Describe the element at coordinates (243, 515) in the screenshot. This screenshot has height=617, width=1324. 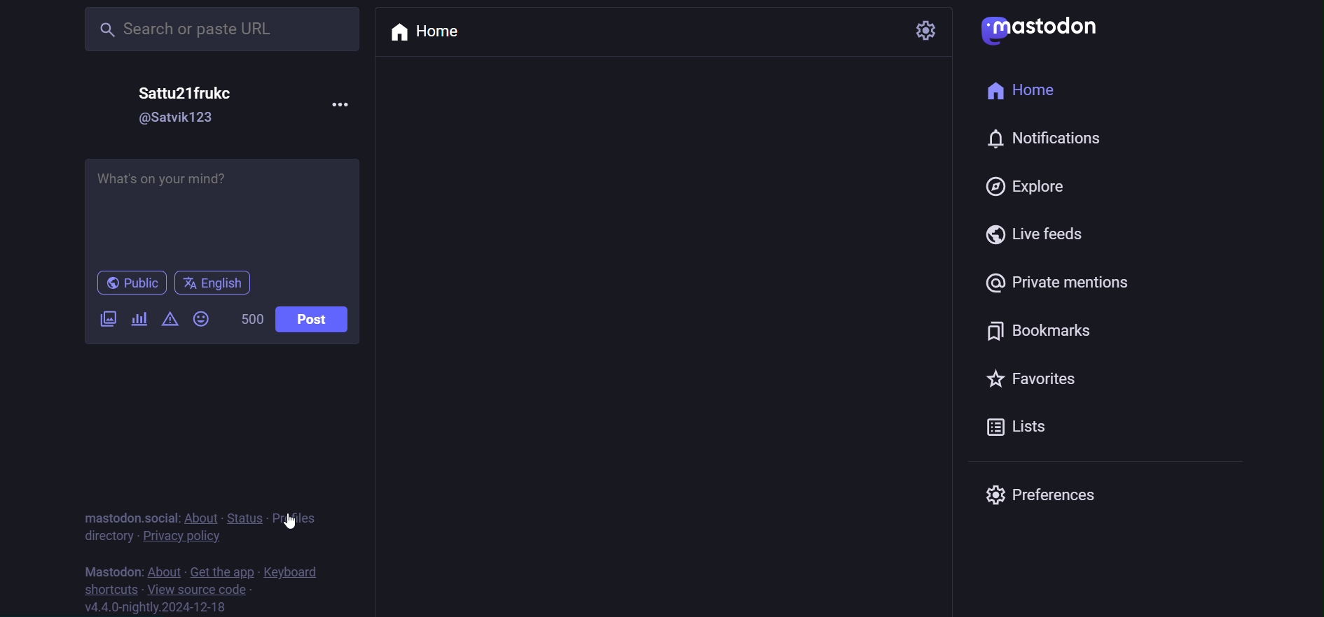
I see `status` at that location.